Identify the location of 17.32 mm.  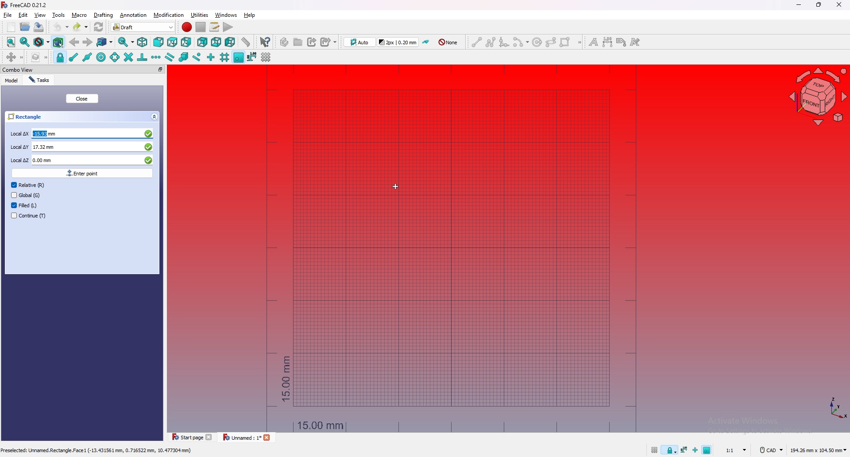
(92, 147).